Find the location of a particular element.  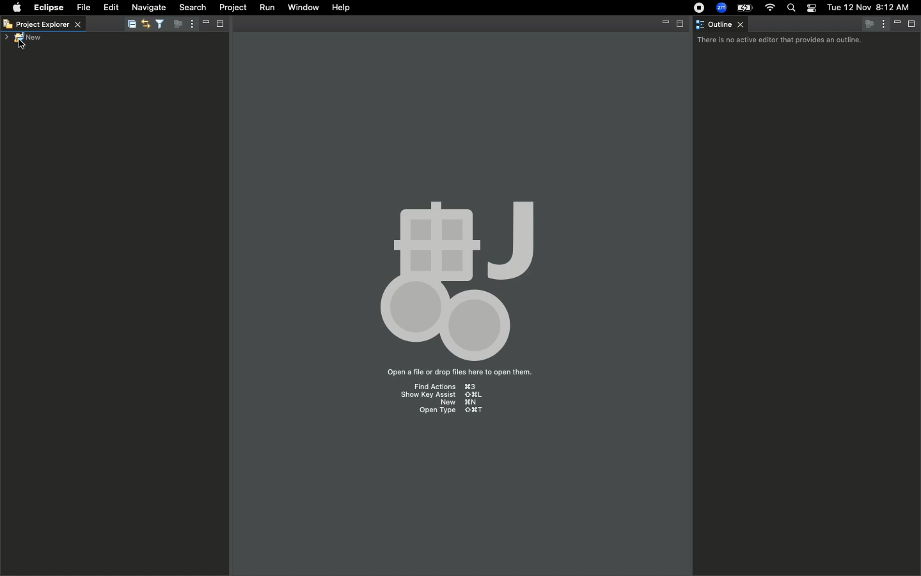

Project explorer is located at coordinates (45, 23).